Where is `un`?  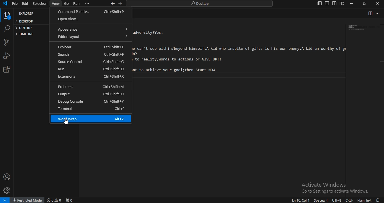 un is located at coordinates (92, 69).